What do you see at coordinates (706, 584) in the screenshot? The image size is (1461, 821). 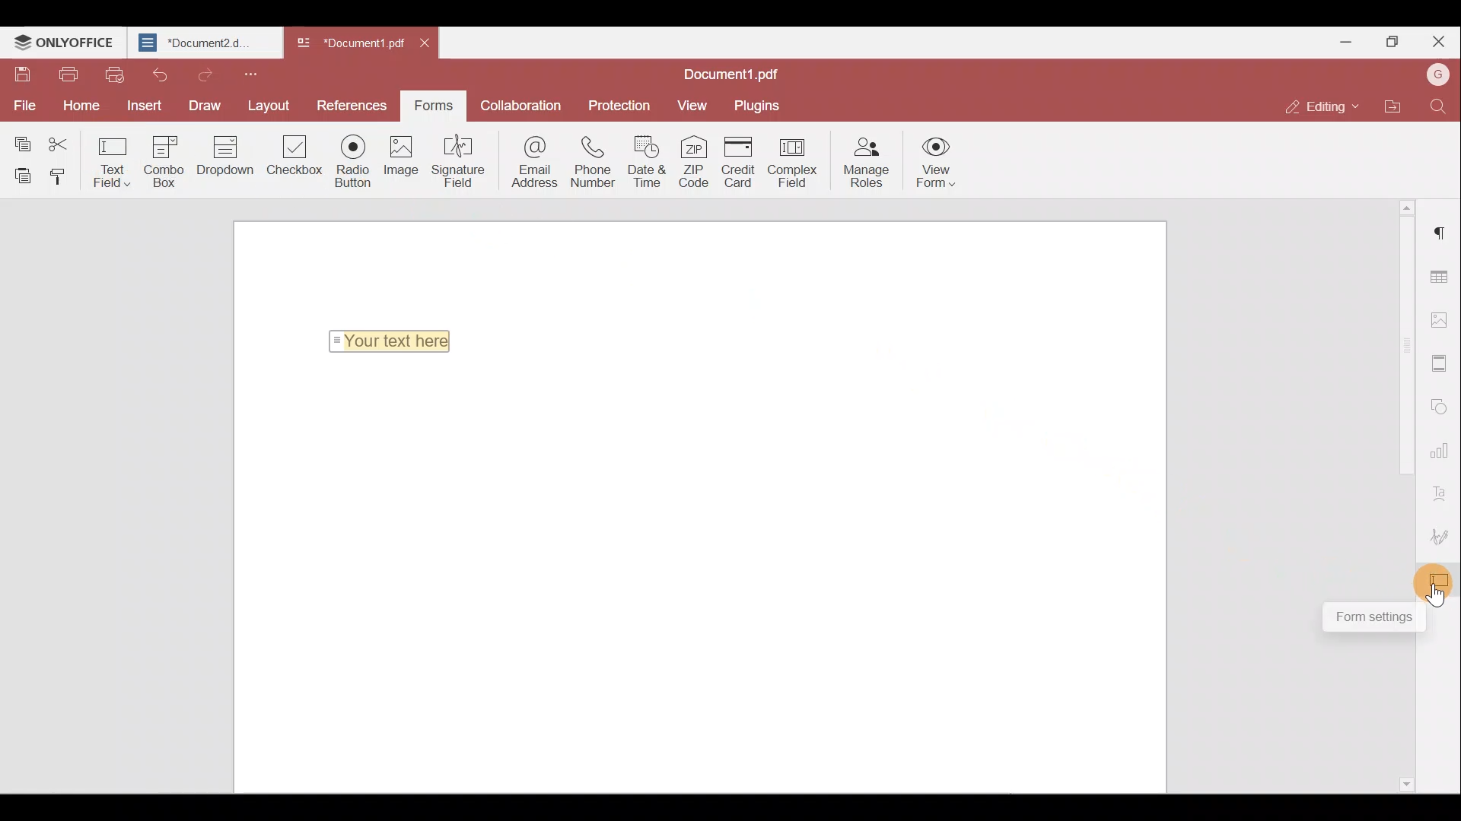 I see `Working area` at bounding box center [706, 584].